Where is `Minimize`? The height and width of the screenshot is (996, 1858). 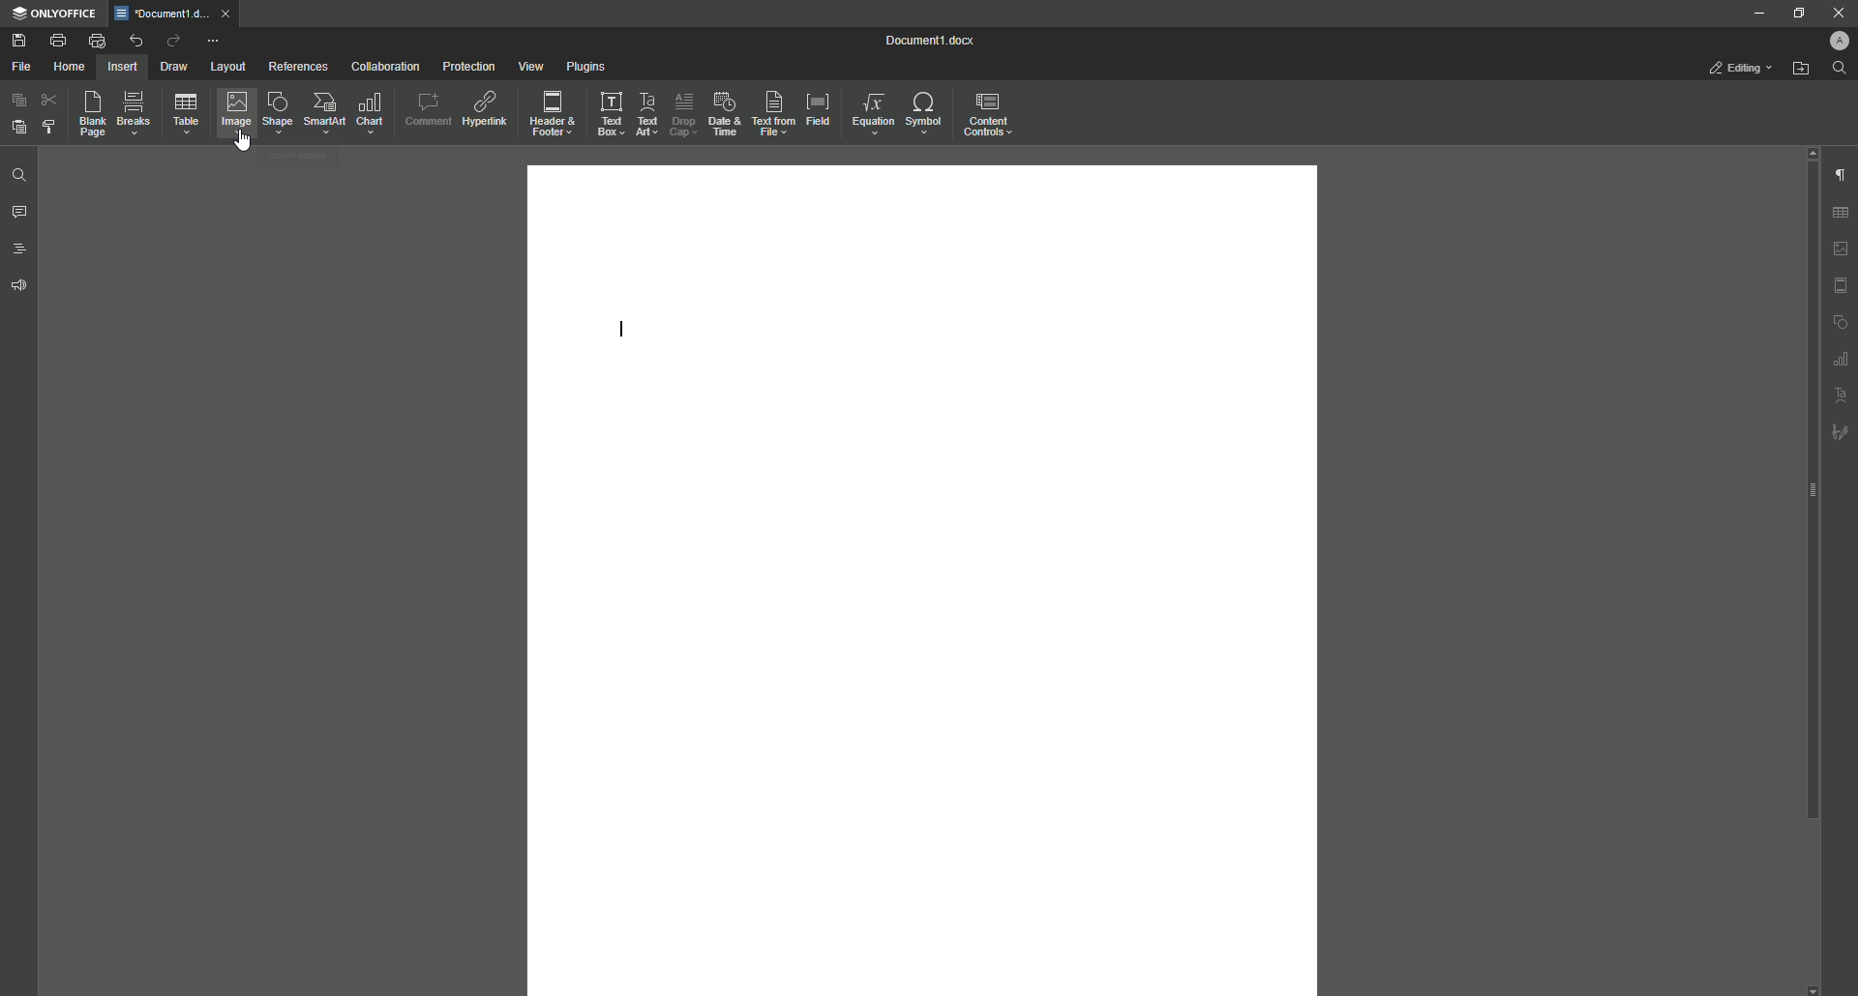
Minimize is located at coordinates (1758, 15).